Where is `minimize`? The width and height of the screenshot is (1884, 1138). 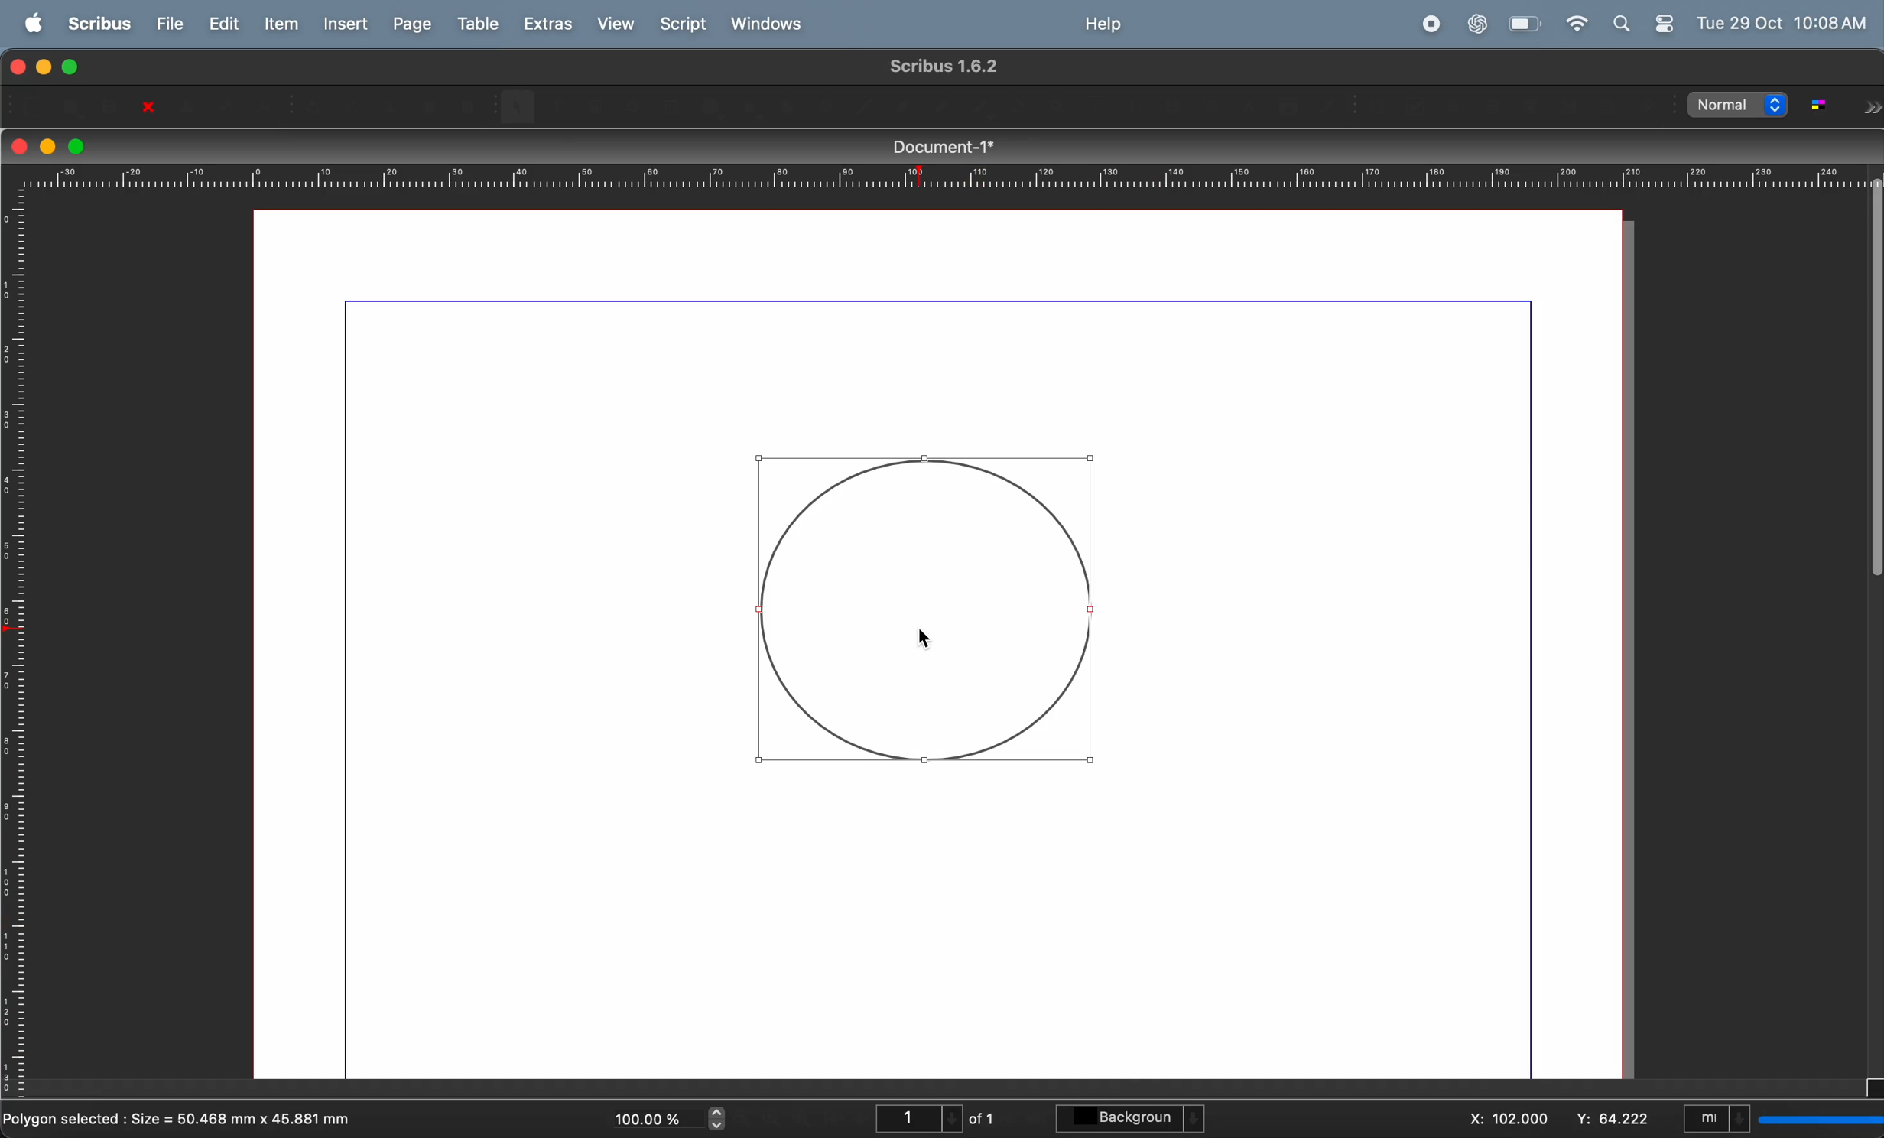 minimize is located at coordinates (41, 66).